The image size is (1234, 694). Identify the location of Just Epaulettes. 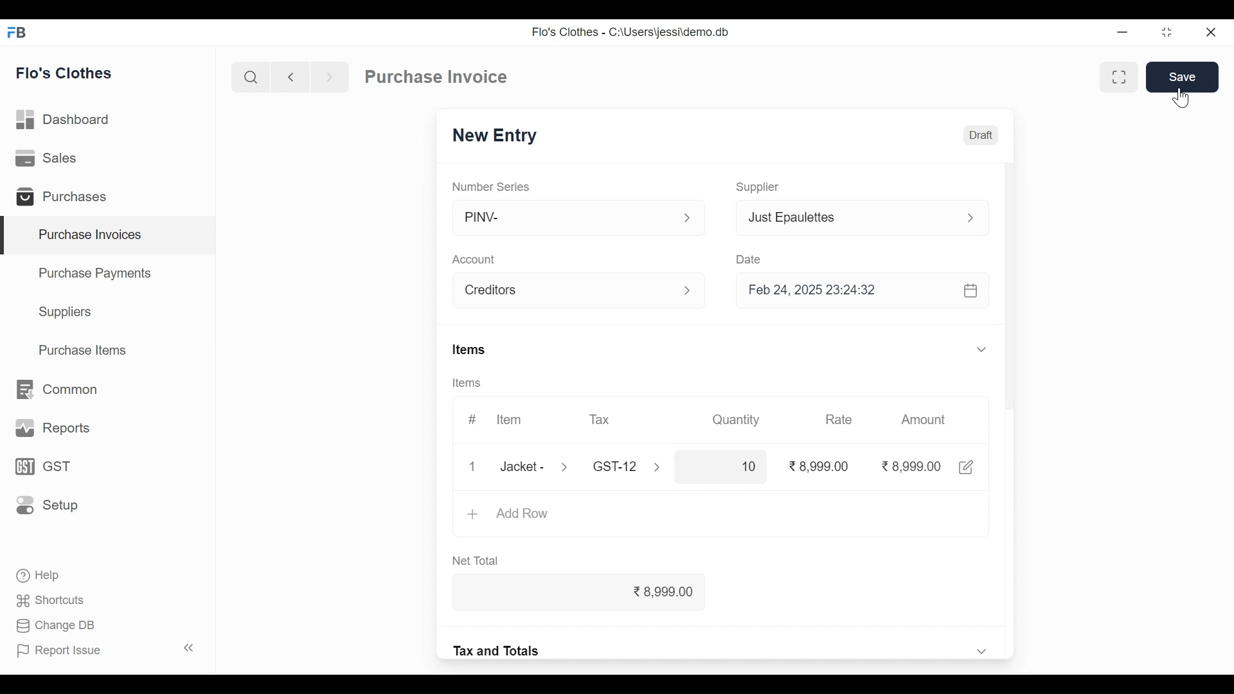
(846, 217).